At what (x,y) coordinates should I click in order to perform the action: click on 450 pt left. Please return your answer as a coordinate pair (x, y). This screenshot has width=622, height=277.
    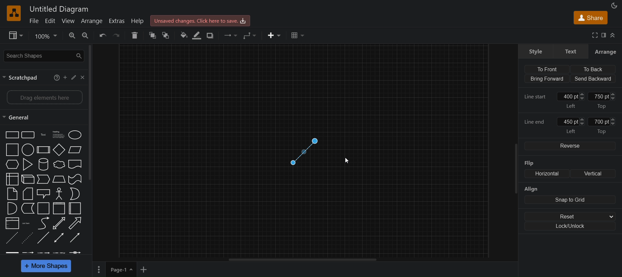
    Looking at the image, I should click on (572, 125).